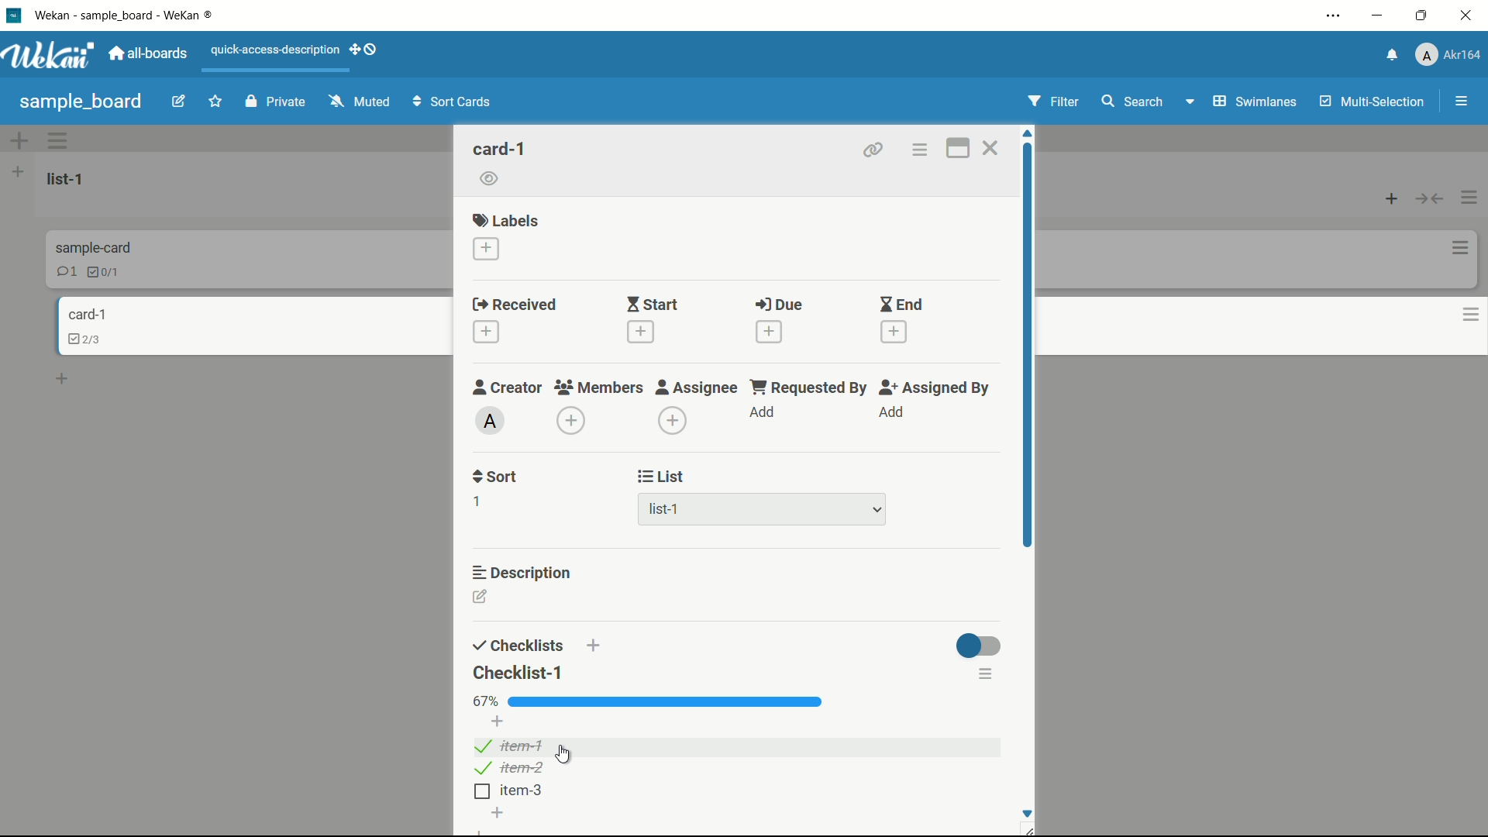 The image size is (1488, 837). Describe the element at coordinates (1454, 247) in the screenshot. I see `card actions` at that location.